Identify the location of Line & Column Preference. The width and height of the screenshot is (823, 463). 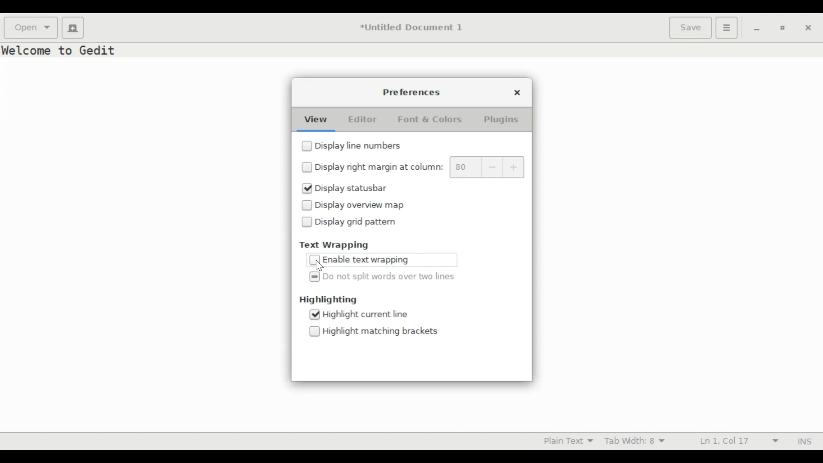
(739, 441).